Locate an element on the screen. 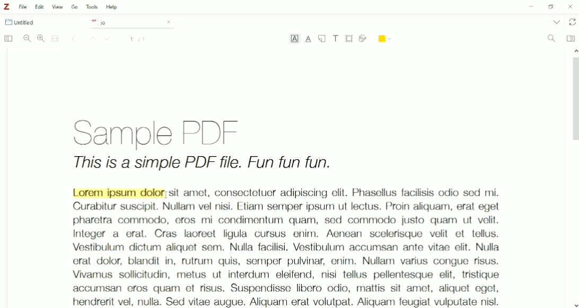  Toggle Sidebar is located at coordinates (7, 39).